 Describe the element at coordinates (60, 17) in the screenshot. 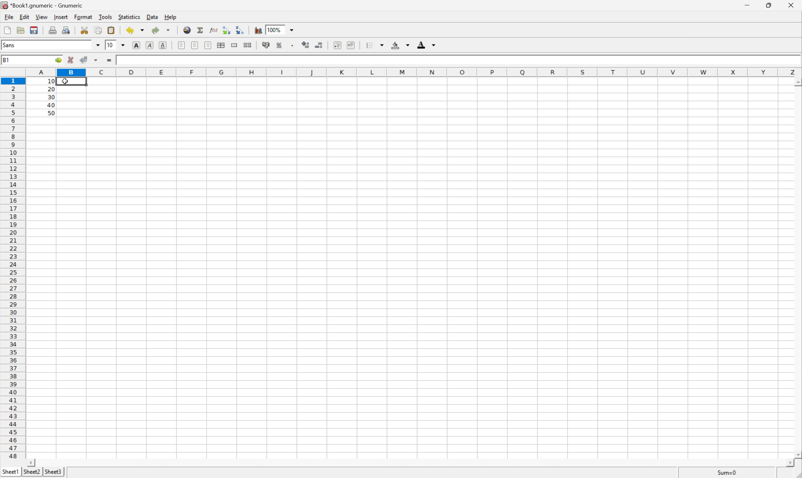

I see `Insert` at that location.